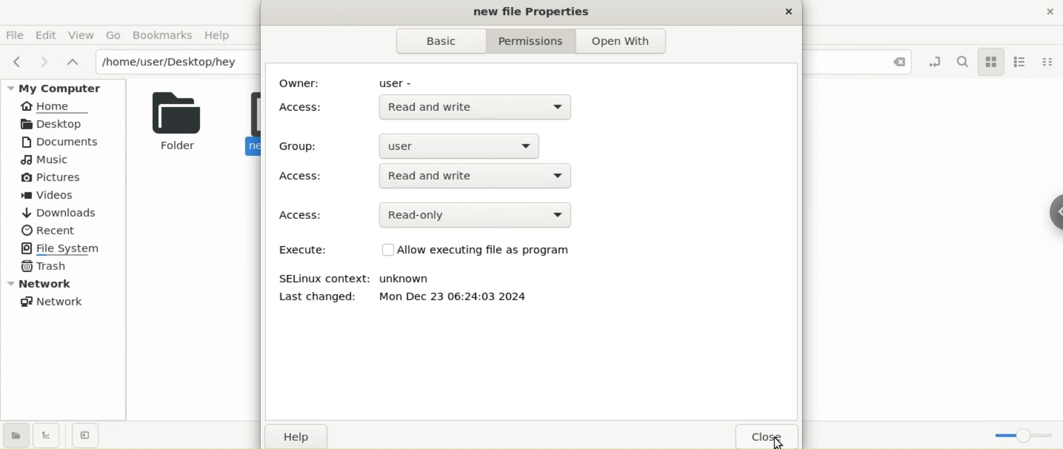 This screenshot has height=449, width=1063. Describe the element at coordinates (65, 248) in the screenshot. I see `File System` at that location.